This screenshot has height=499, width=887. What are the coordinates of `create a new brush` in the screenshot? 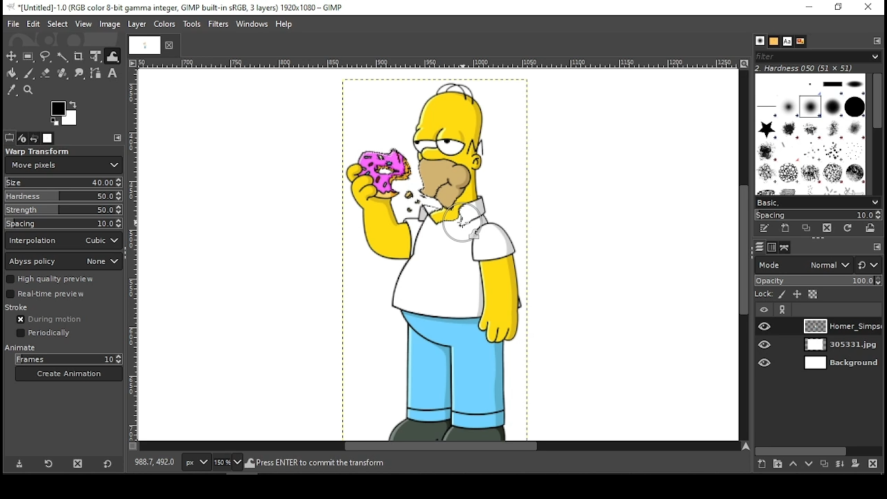 It's located at (787, 229).